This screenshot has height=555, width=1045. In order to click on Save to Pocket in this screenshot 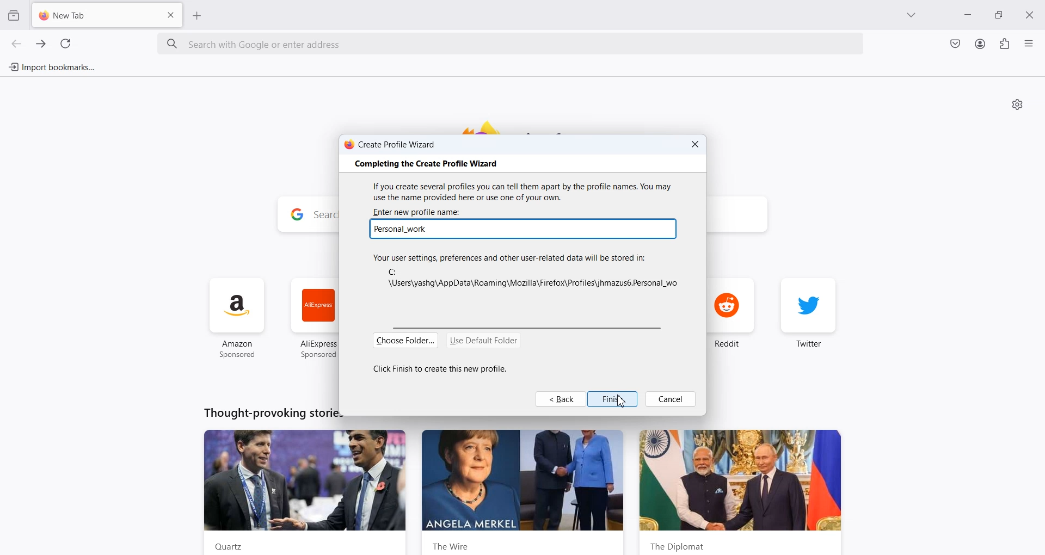, I will do `click(954, 44)`.